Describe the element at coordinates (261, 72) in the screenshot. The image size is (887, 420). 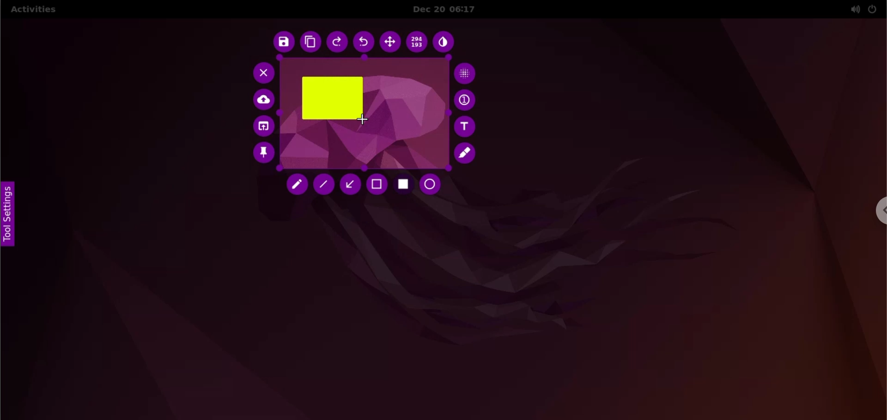
I see `cancel capture` at that location.